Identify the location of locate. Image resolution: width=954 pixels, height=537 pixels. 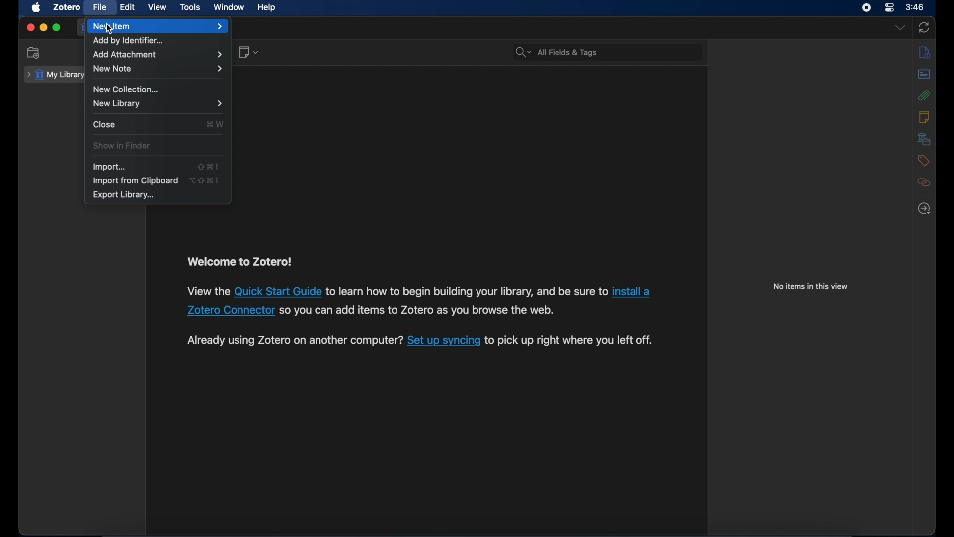
(924, 209).